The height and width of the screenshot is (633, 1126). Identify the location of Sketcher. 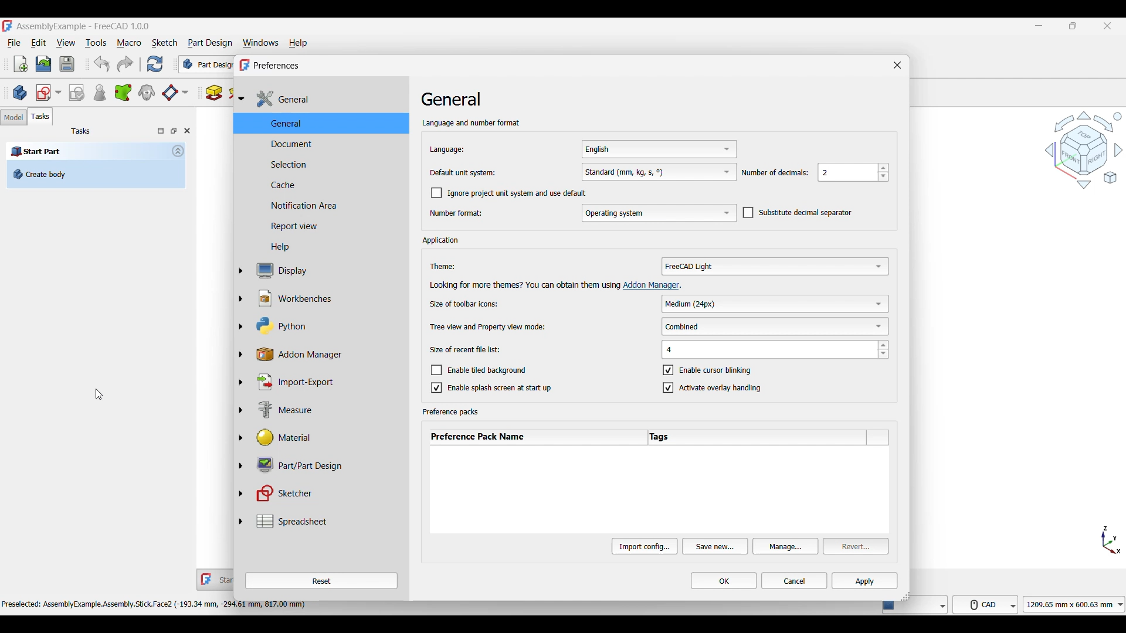
(326, 493).